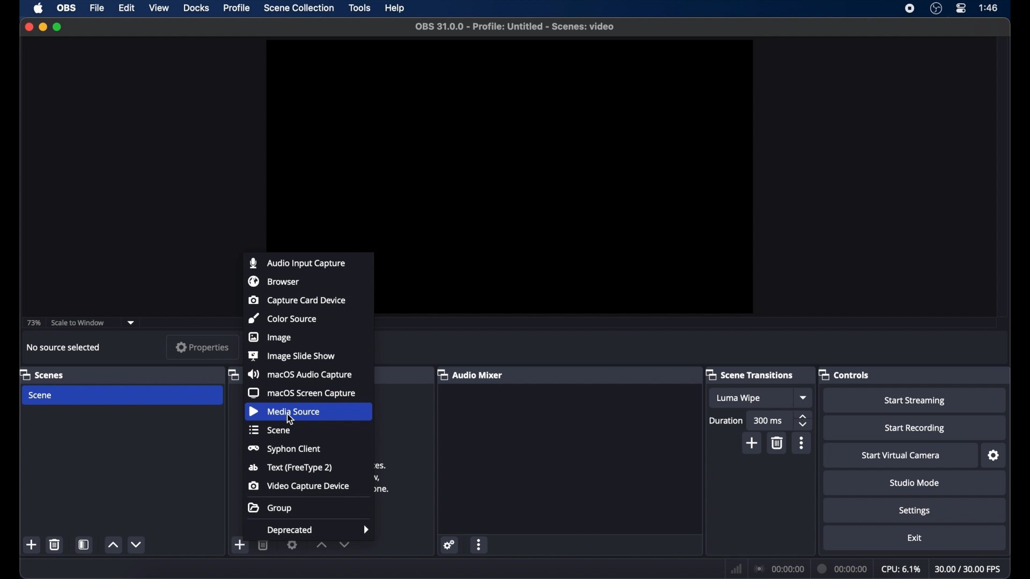 The height and width of the screenshot is (579, 1030). What do you see at coordinates (269, 430) in the screenshot?
I see `scene` at bounding box center [269, 430].